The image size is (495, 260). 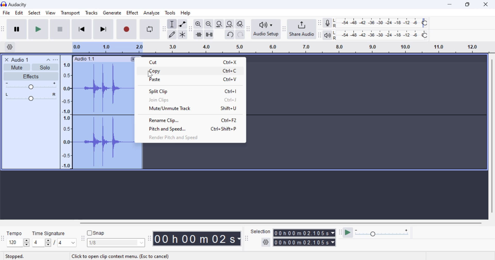 I want to click on Close Window, so click(x=487, y=4).